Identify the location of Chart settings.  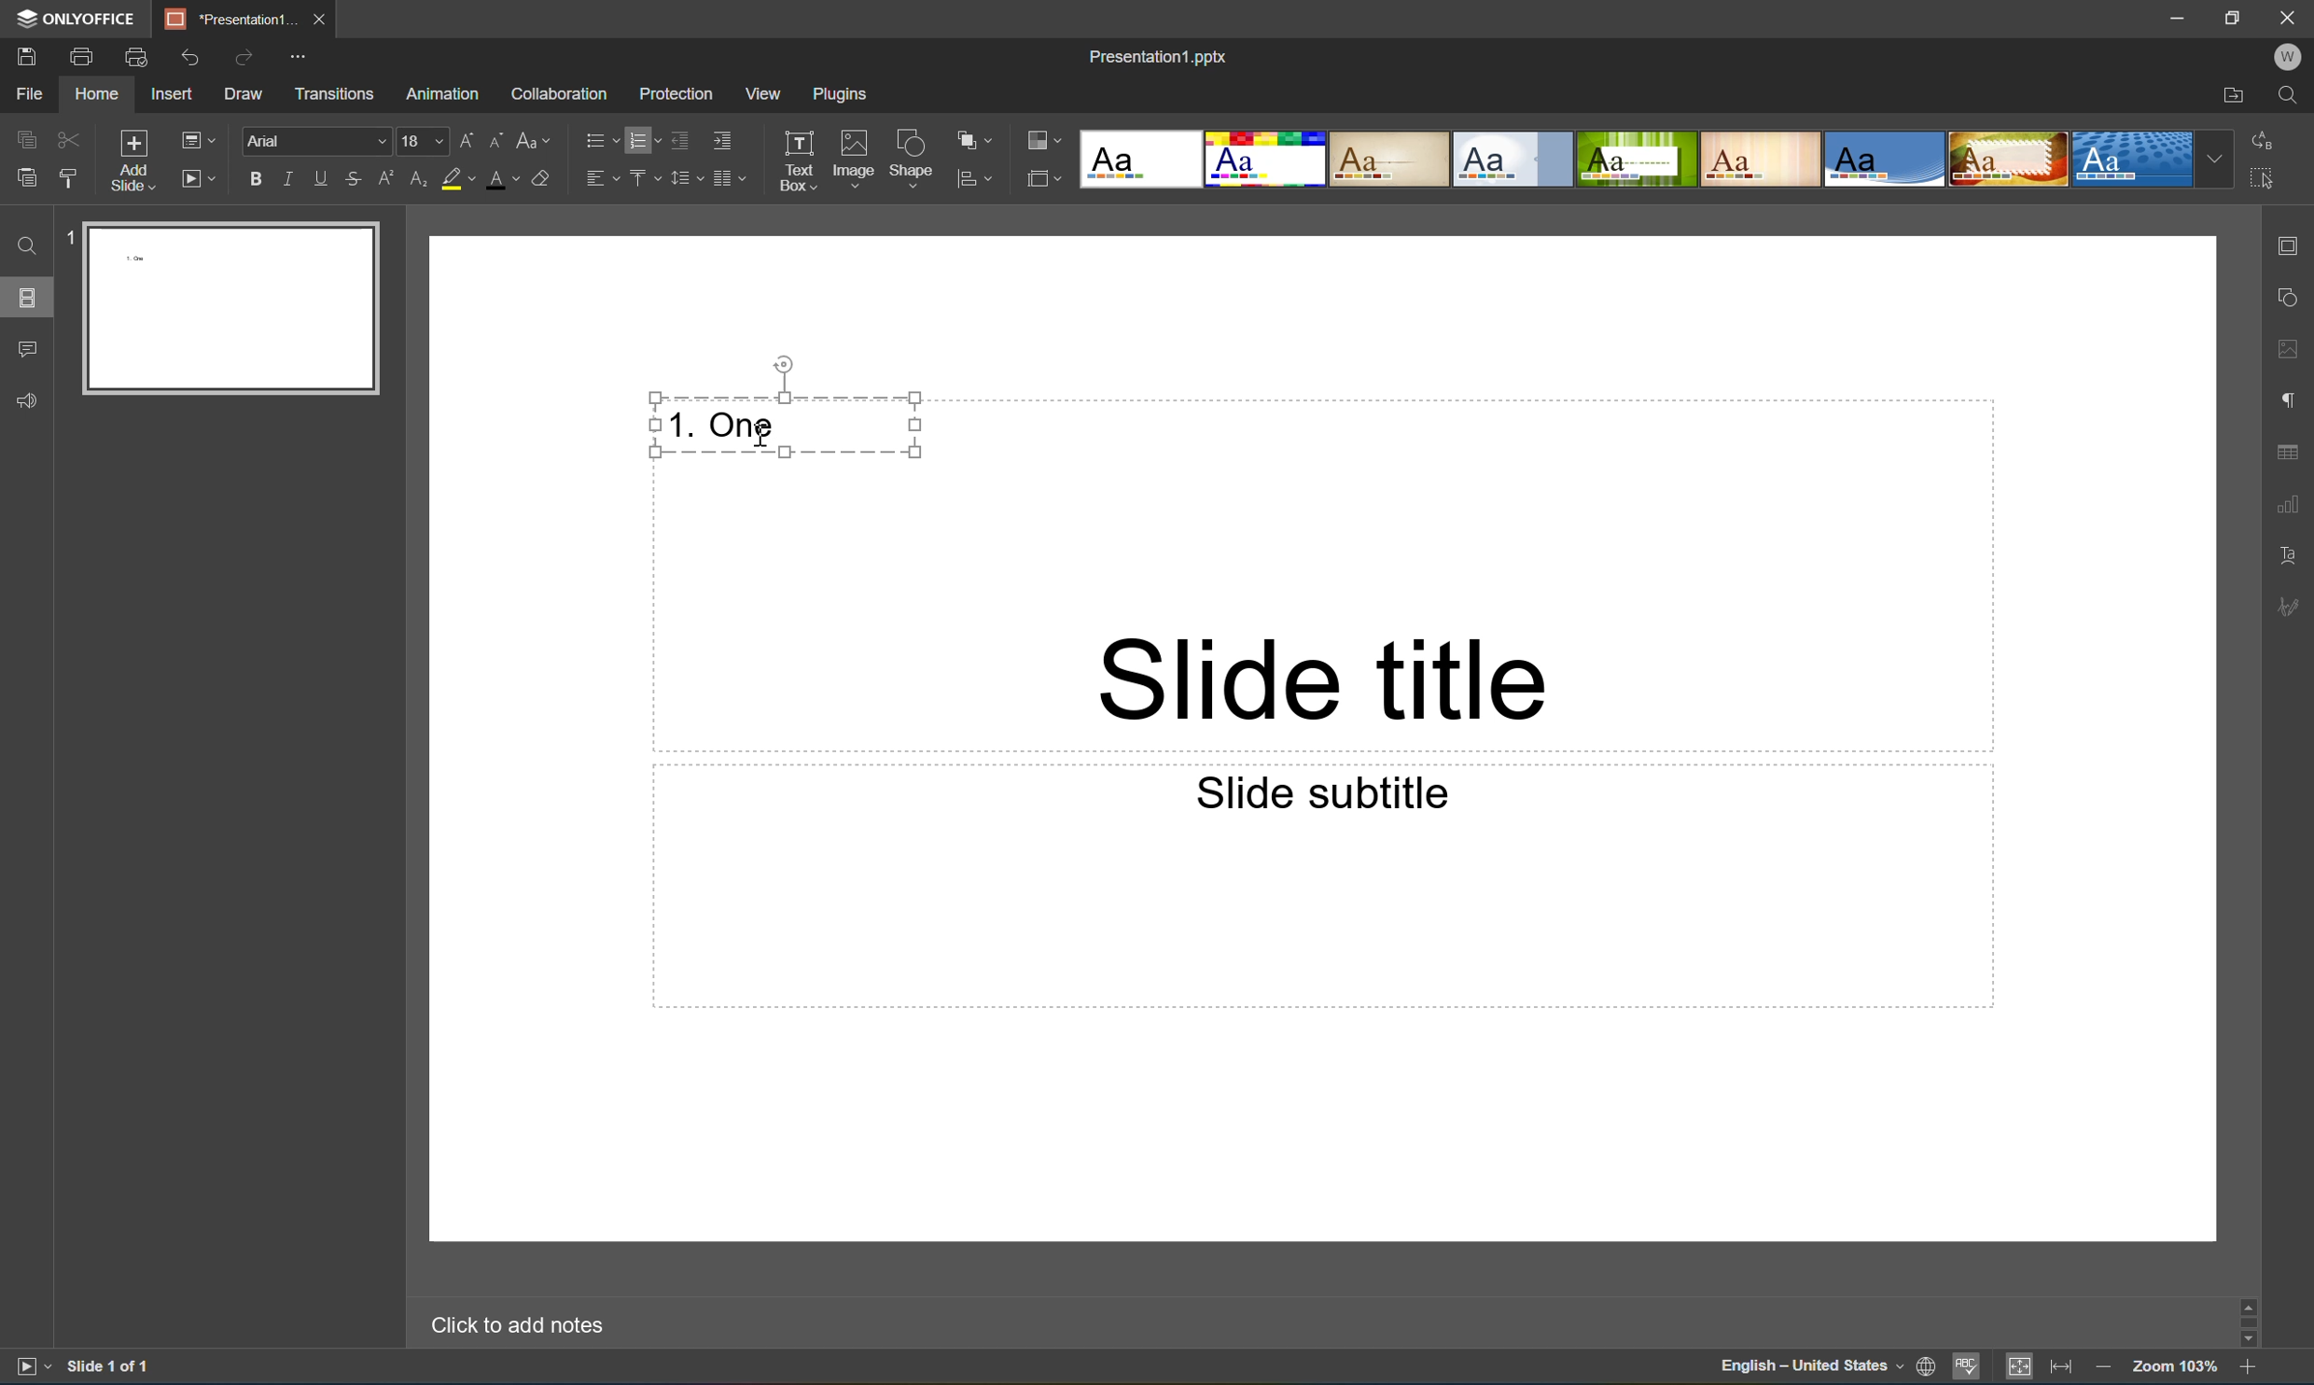
(2291, 504).